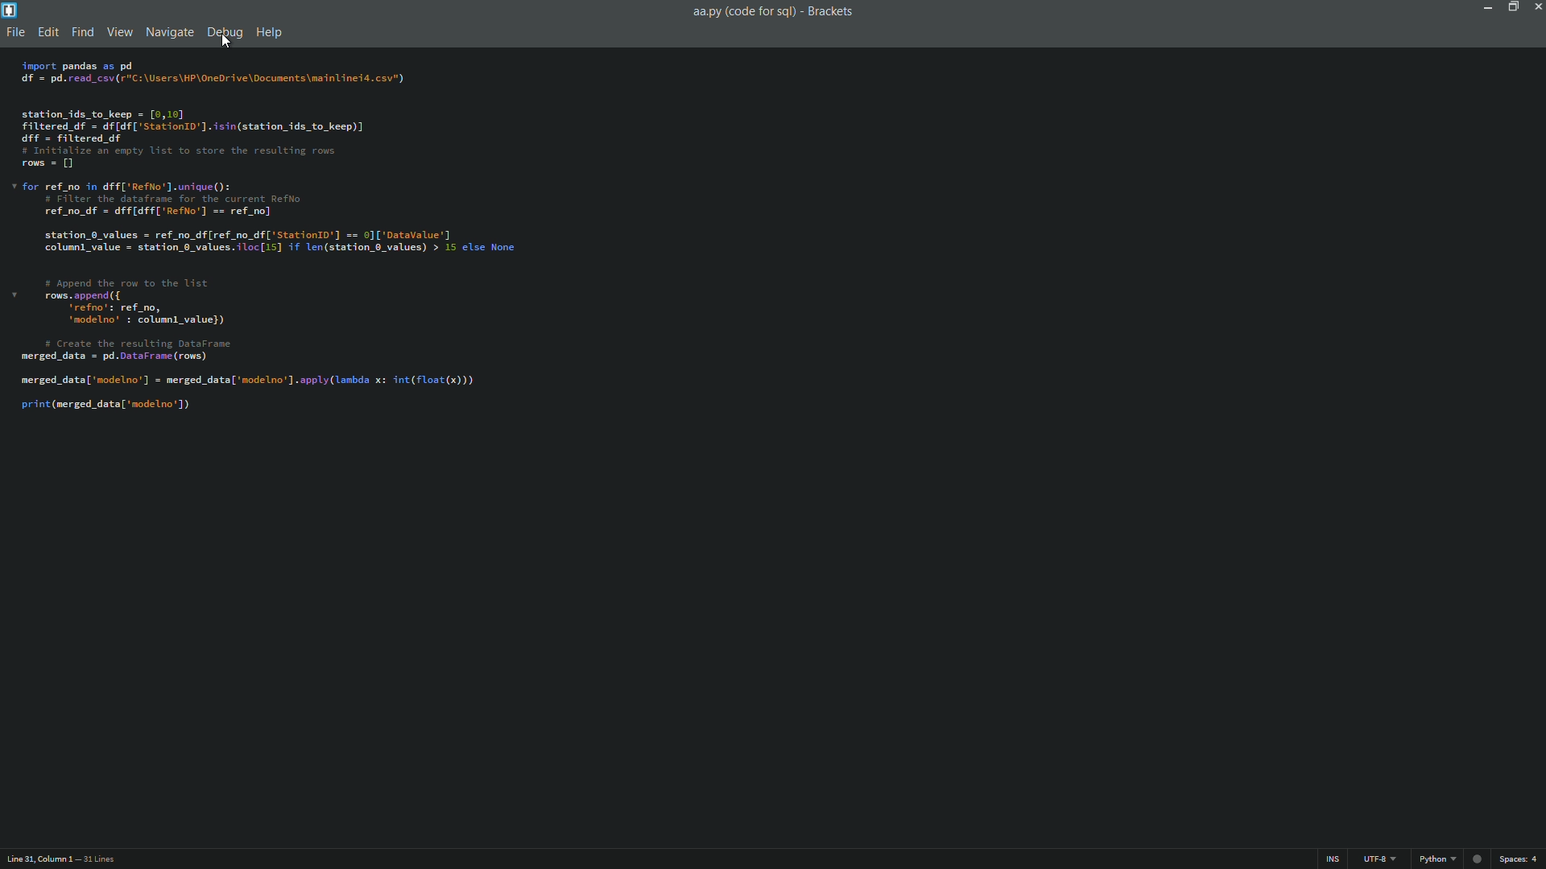 Image resolution: width=1546 pixels, height=869 pixels. Describe the element at coordinates (118, 32) in the screenshot. I see `View menu` at that location.